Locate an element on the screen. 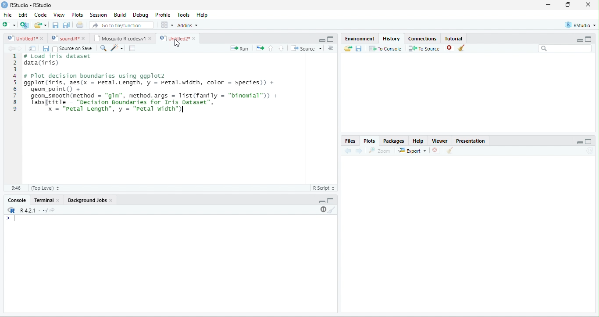 This screenshot has height=317, width=599. Debug is located at coordinates (142, 15).